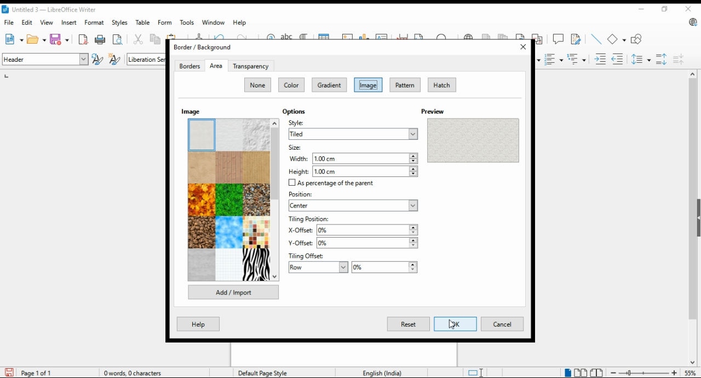  I want to click on zoom factor, so click(691, 373).